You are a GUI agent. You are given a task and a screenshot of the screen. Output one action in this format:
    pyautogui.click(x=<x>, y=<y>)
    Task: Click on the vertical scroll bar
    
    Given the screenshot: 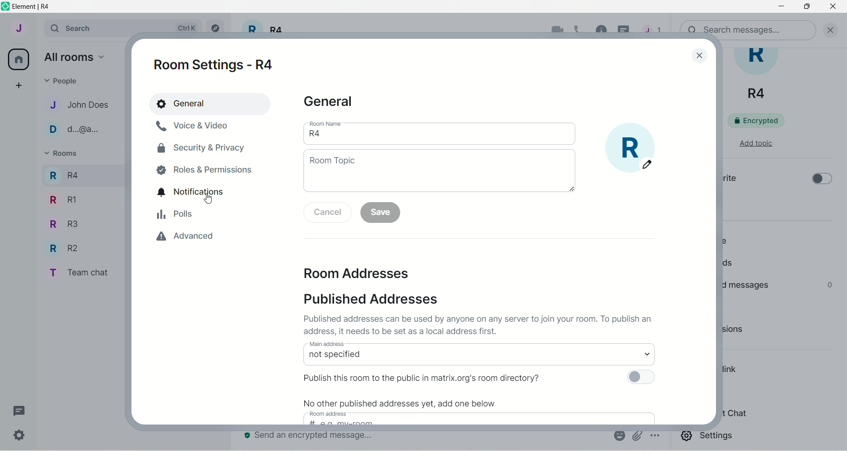 What is the action you would take?
    pyautogui.click(x=842, y=249)
    